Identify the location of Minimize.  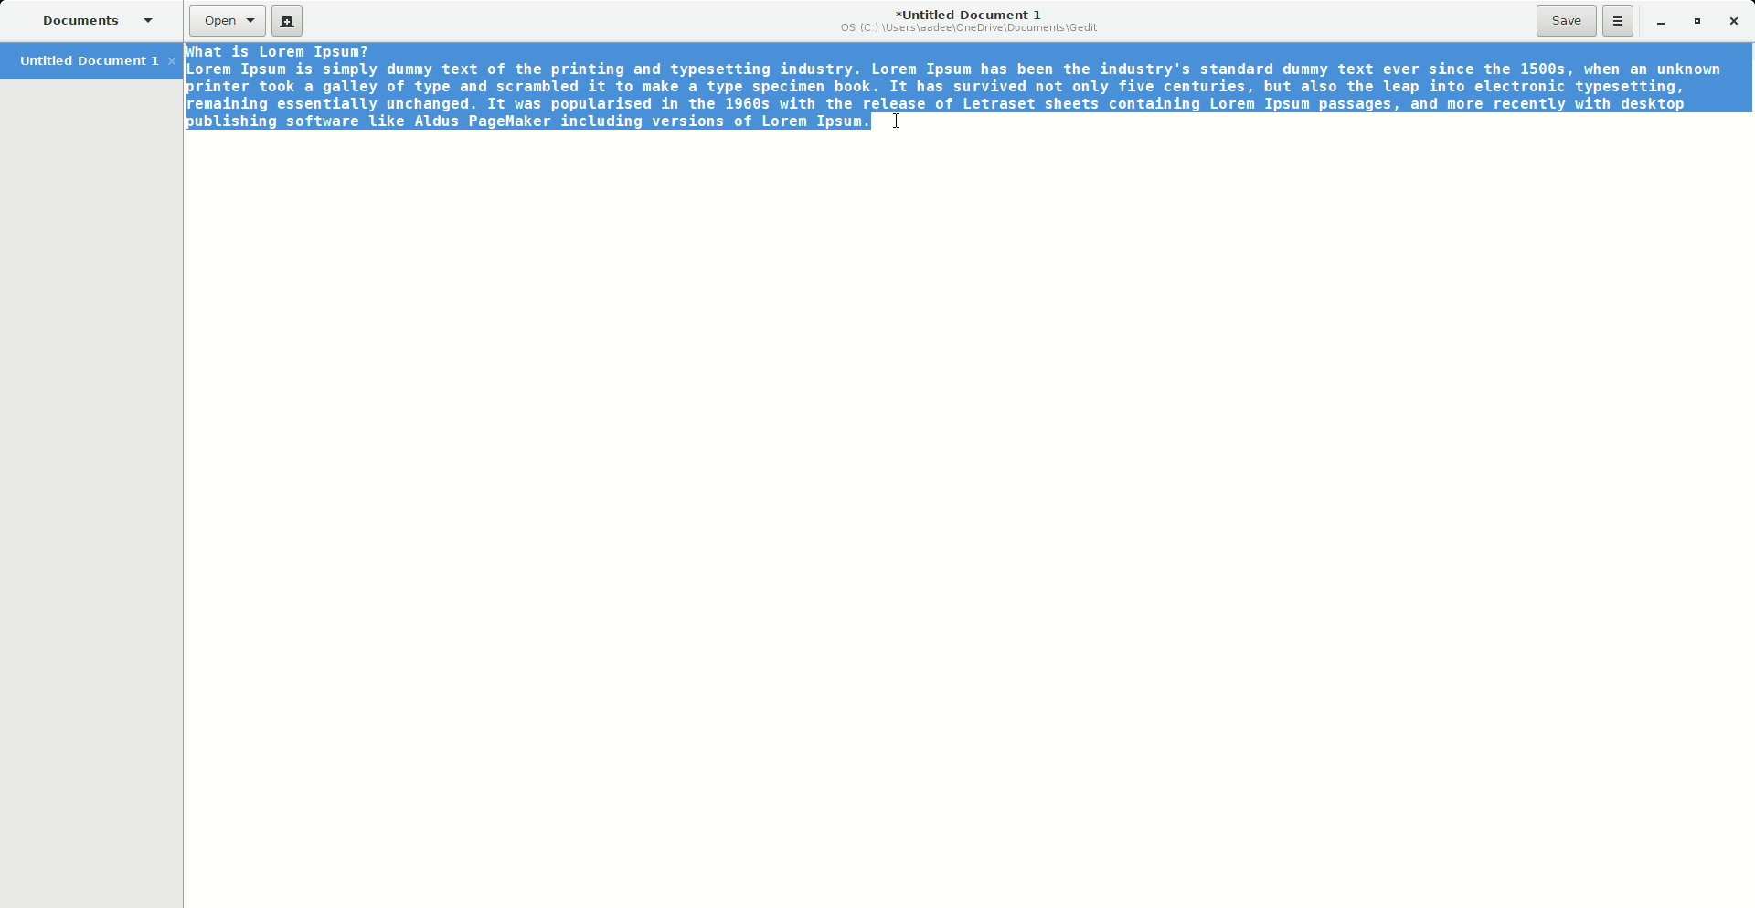
(1654, 21).